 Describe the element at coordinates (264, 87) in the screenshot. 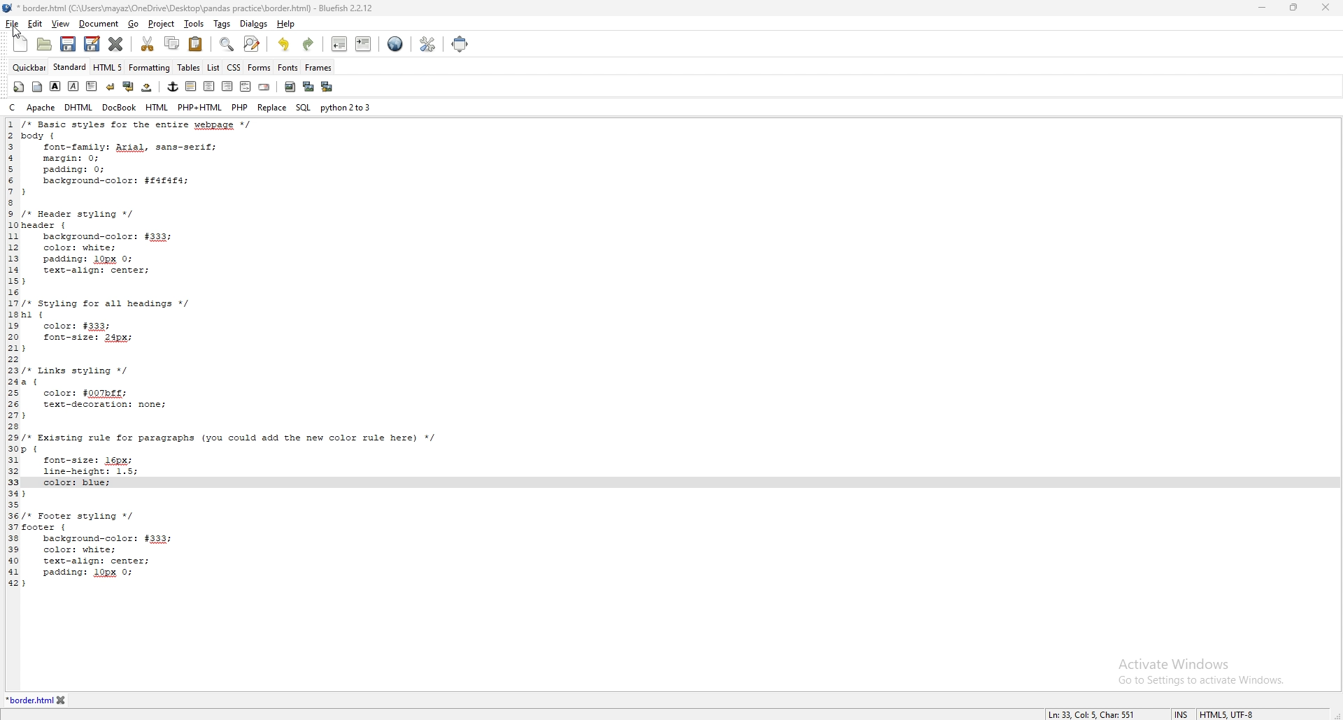

I see `email` at that location.